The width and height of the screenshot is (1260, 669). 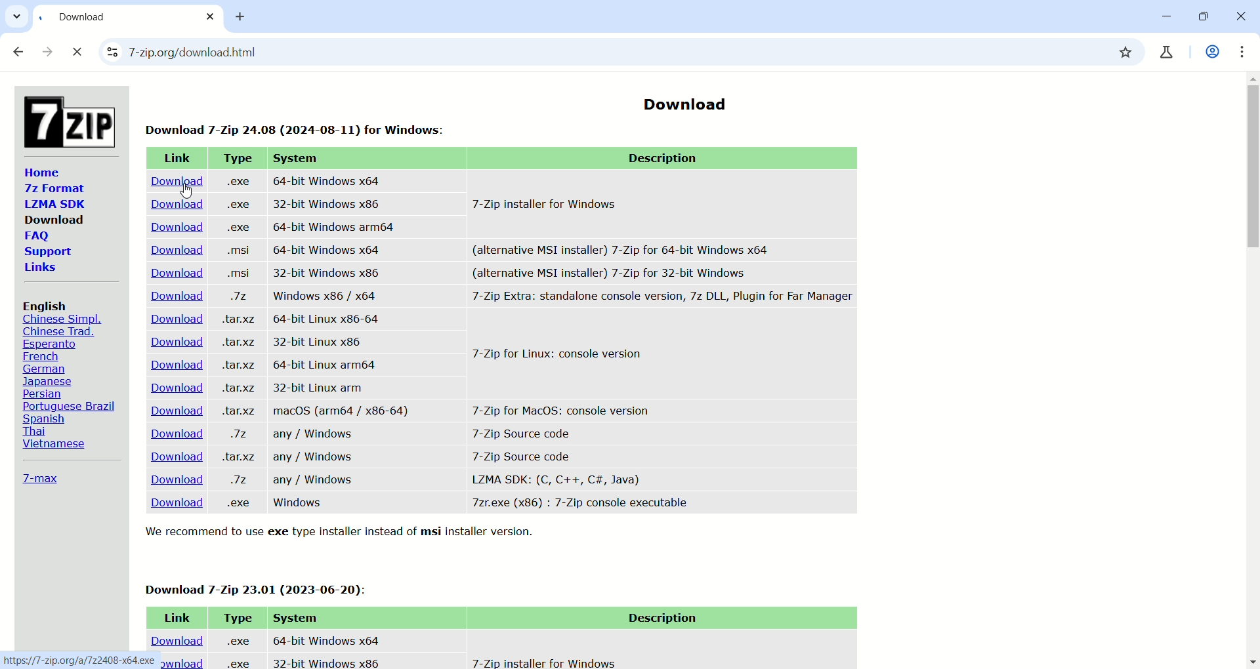 I want to click on .tar.xz, so click(x=236, y=388).